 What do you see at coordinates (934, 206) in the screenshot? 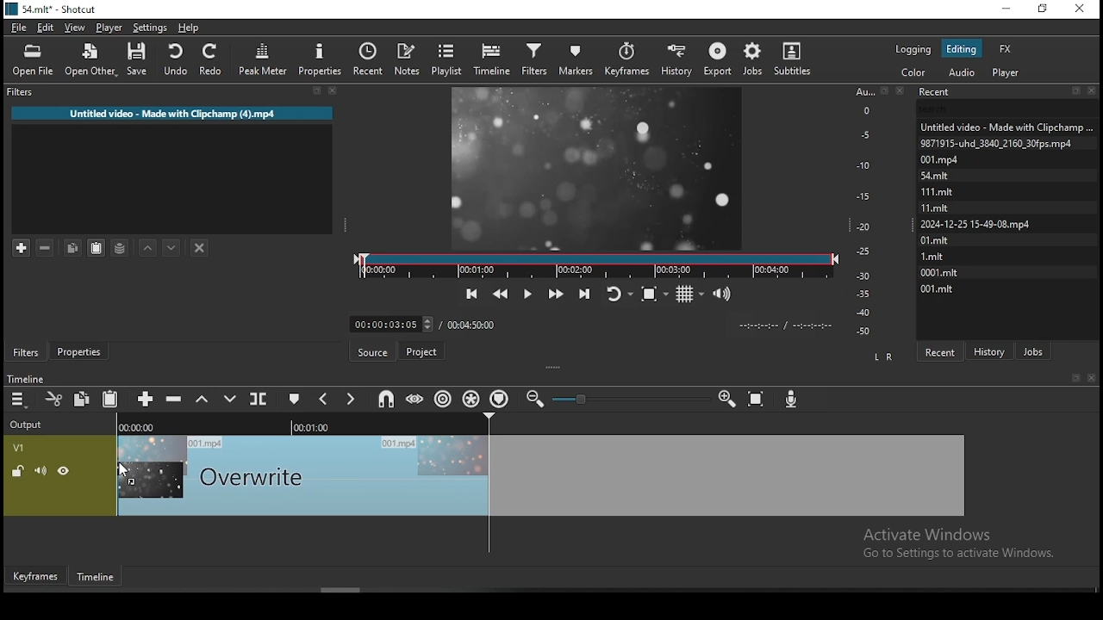
I see `files` at bounding box center [934, 206].